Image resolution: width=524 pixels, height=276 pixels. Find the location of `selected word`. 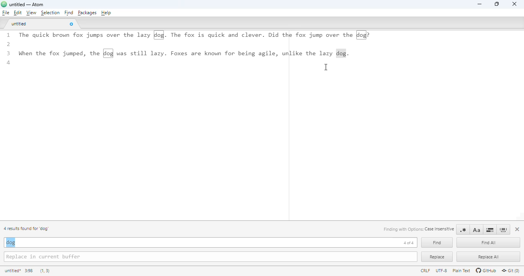

selected word is located at coordinates (341, 53).